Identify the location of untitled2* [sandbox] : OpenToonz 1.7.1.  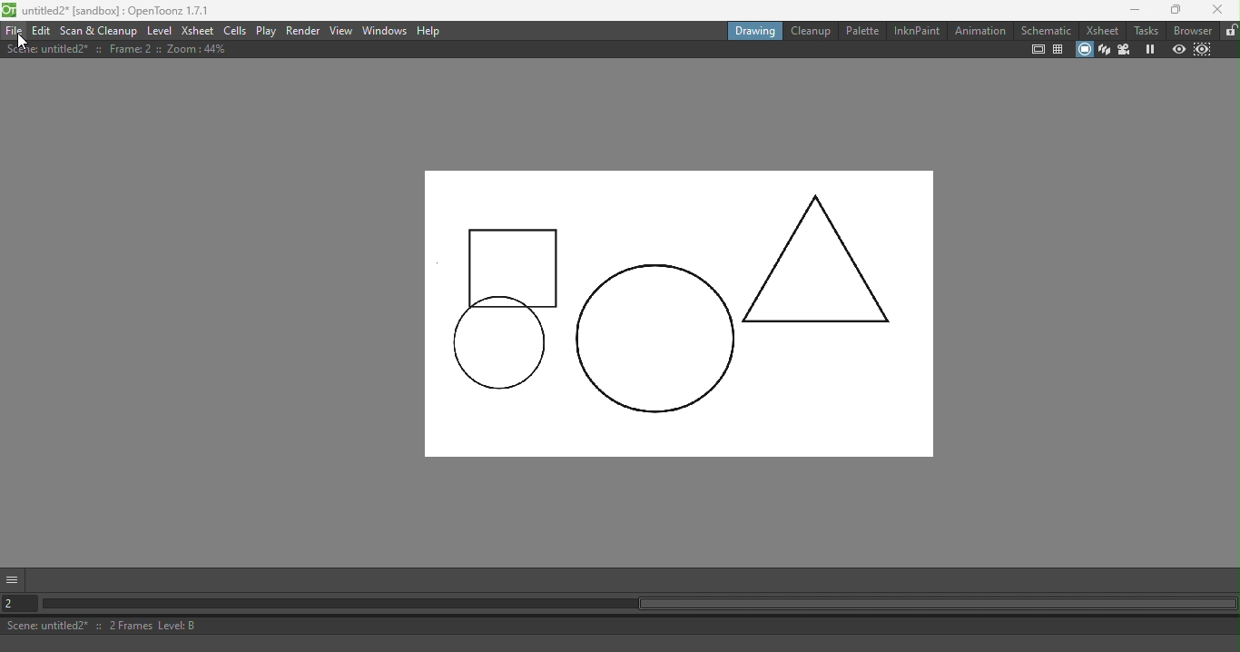
(107, 10).